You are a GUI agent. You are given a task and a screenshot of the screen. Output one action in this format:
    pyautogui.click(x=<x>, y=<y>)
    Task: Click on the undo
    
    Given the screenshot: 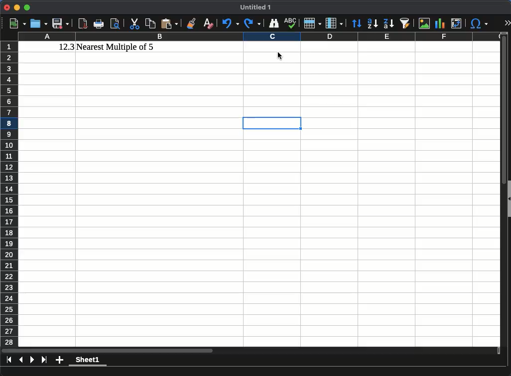 What is the action you would take?
    pyautogui.click(x=230, y=24)
    